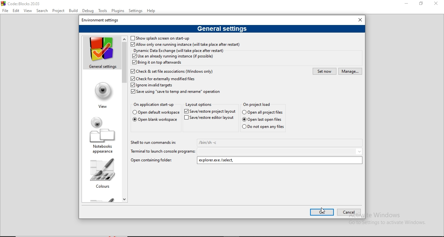  What do you see at coordinates (210, 111) in the screenshot?
I see `Save/restore editor layout` at bounding box center [210, 111].